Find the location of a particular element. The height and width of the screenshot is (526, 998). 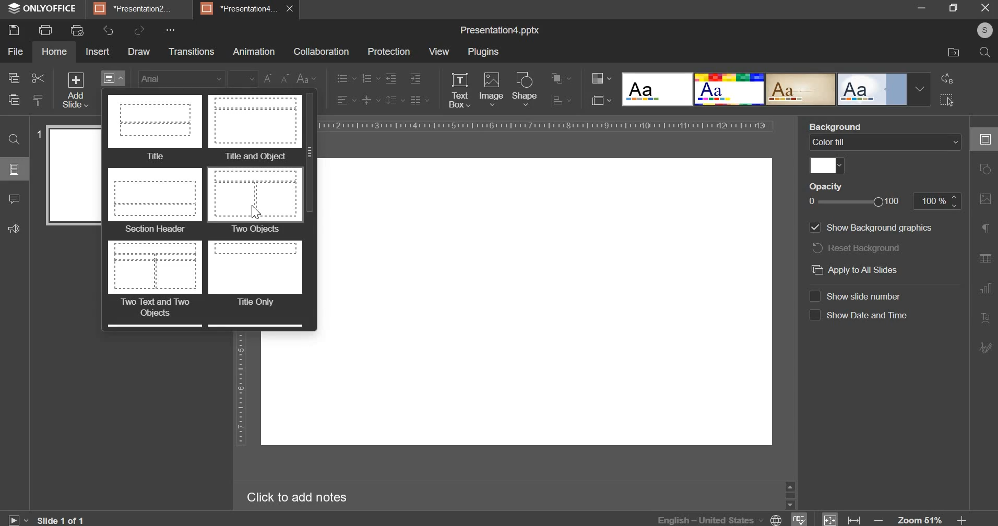

decrease indent is located at coordinates (390, 79).